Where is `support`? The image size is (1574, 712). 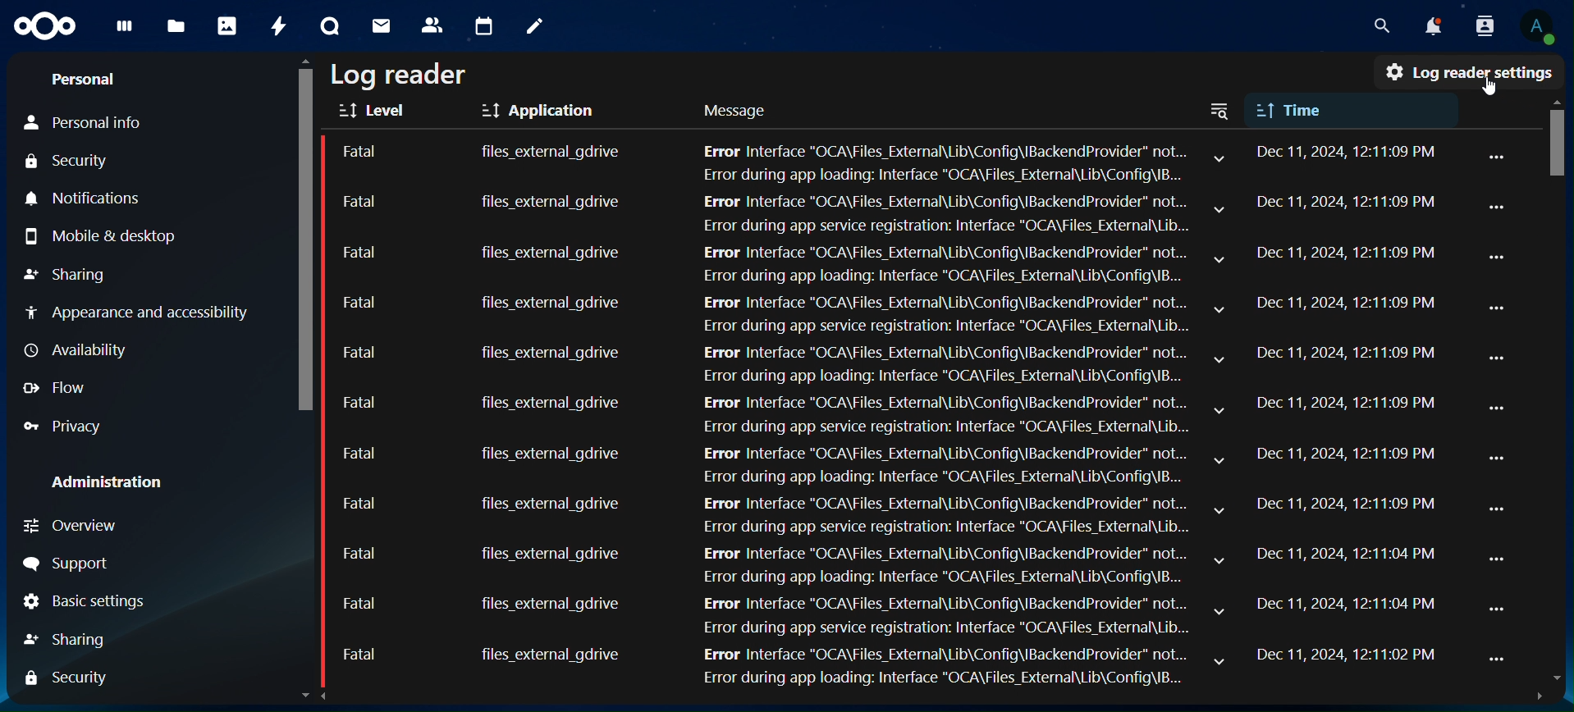 support is located at coordinates (65, 563).